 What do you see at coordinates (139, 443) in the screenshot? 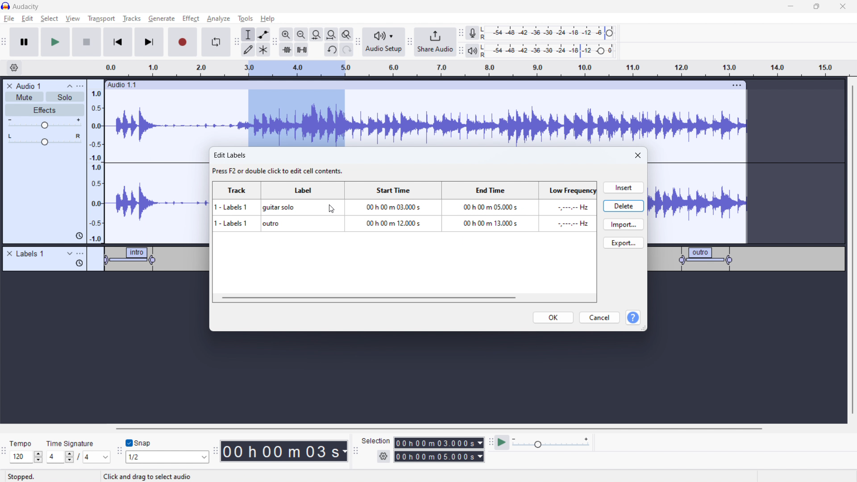
I see `toggle snap` at bounding box center [139, 443].